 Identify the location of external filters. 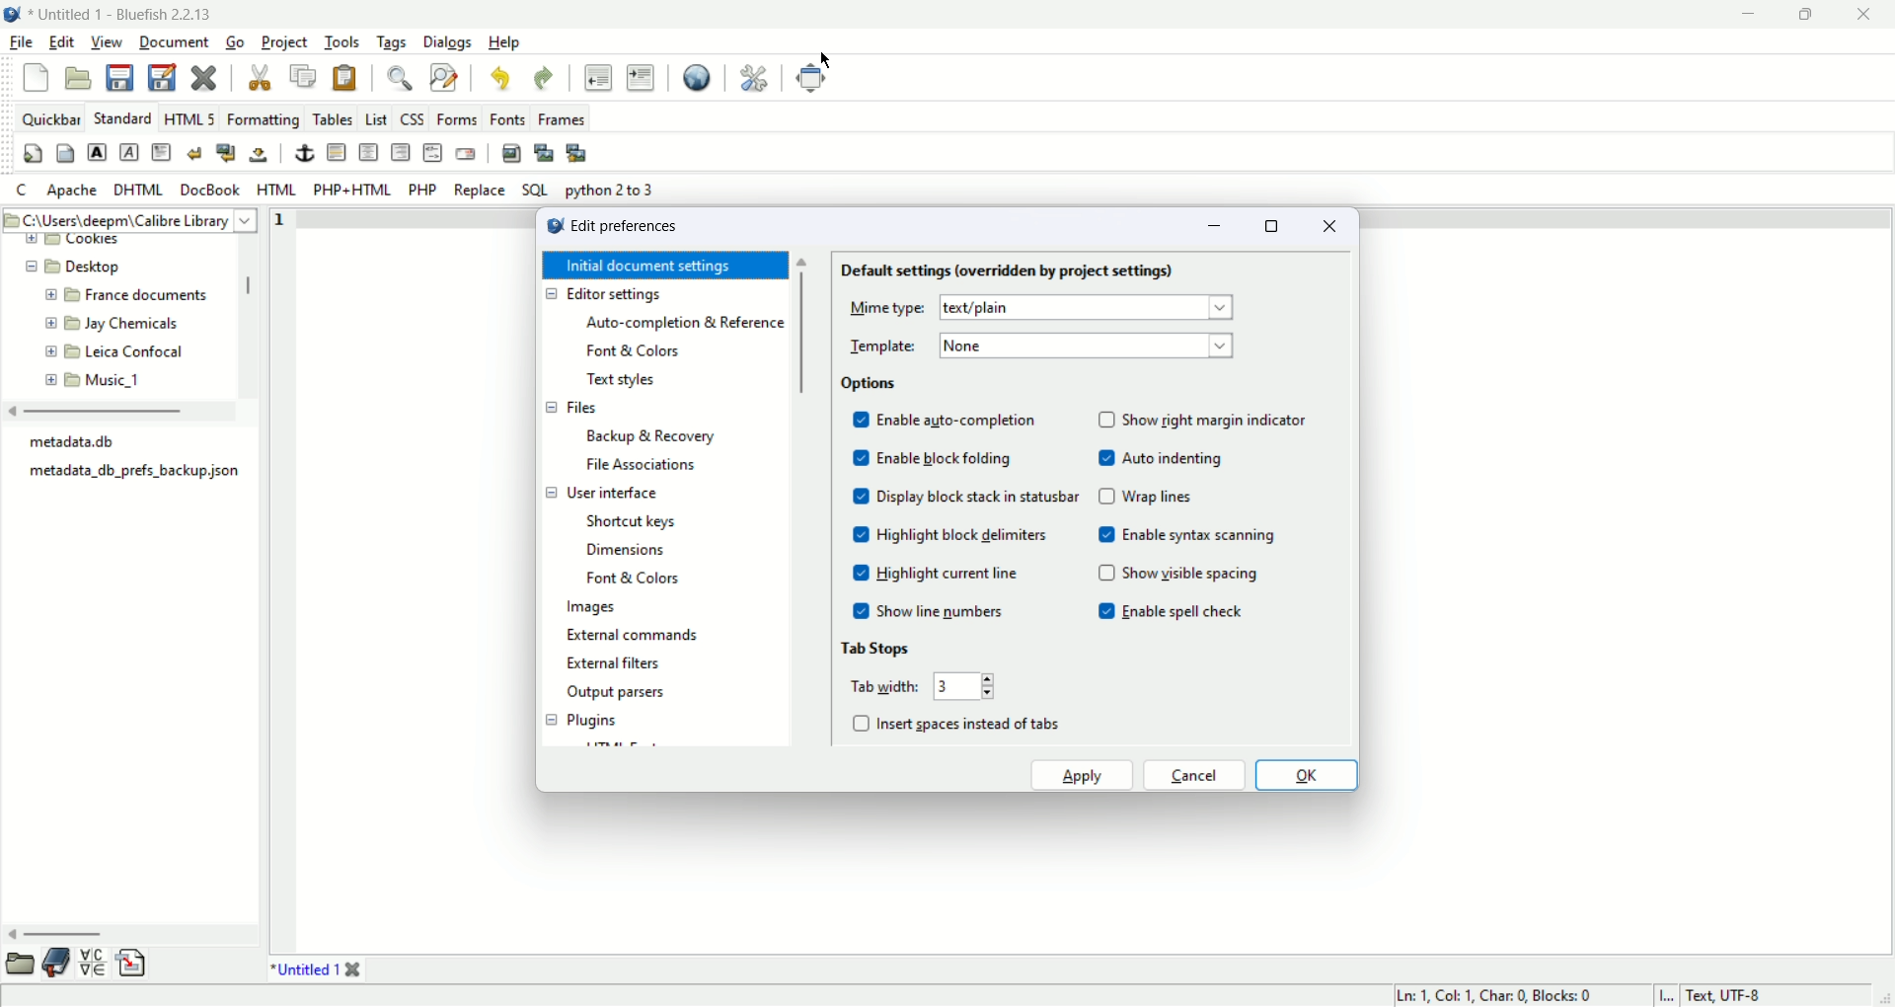
(630, 664).